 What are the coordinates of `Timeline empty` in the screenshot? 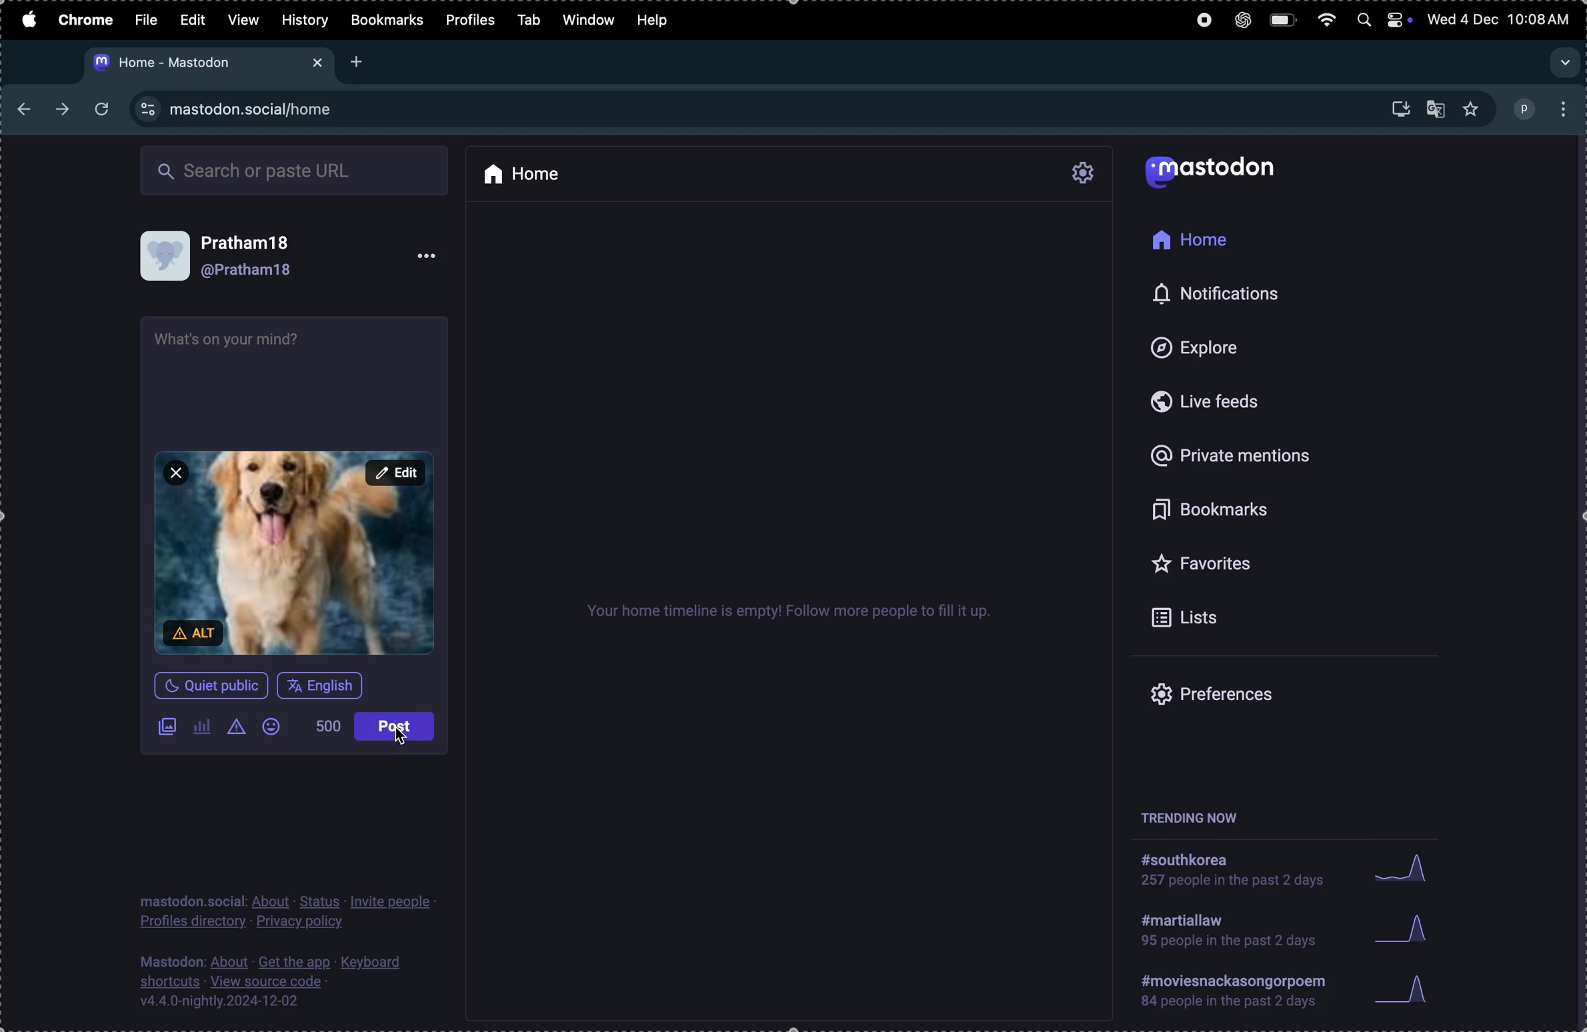 It's located at (788, 616).